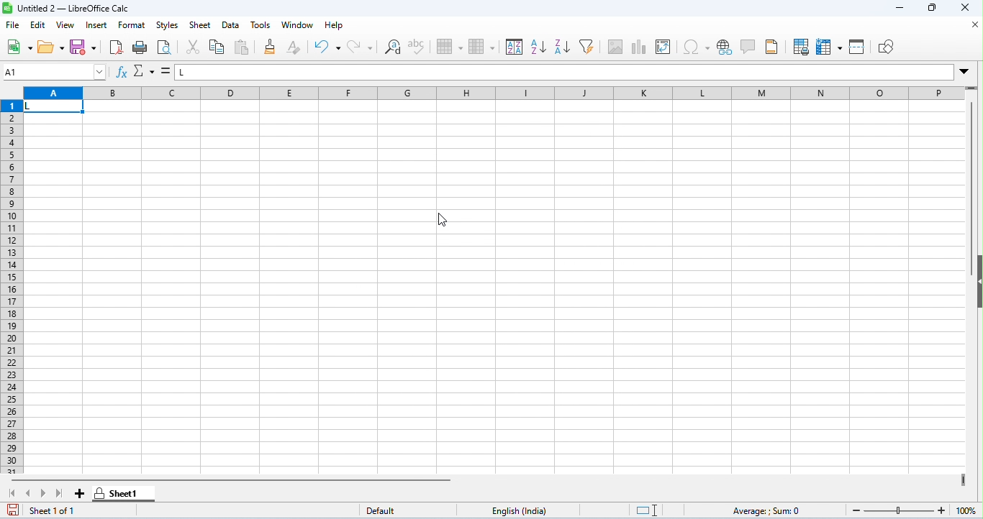 The width and height of the screenshot is (983, 519). What do you see at coordinates (55, 72) in the screenshot?
I see `selected cell number` at bounding box center [55, 72].